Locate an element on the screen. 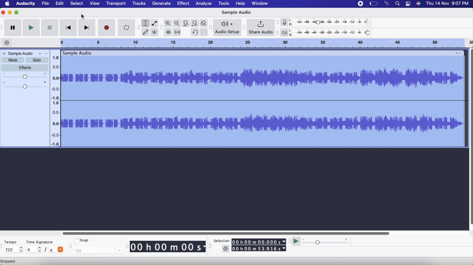  Tracks is located at coordinates (139, 4).